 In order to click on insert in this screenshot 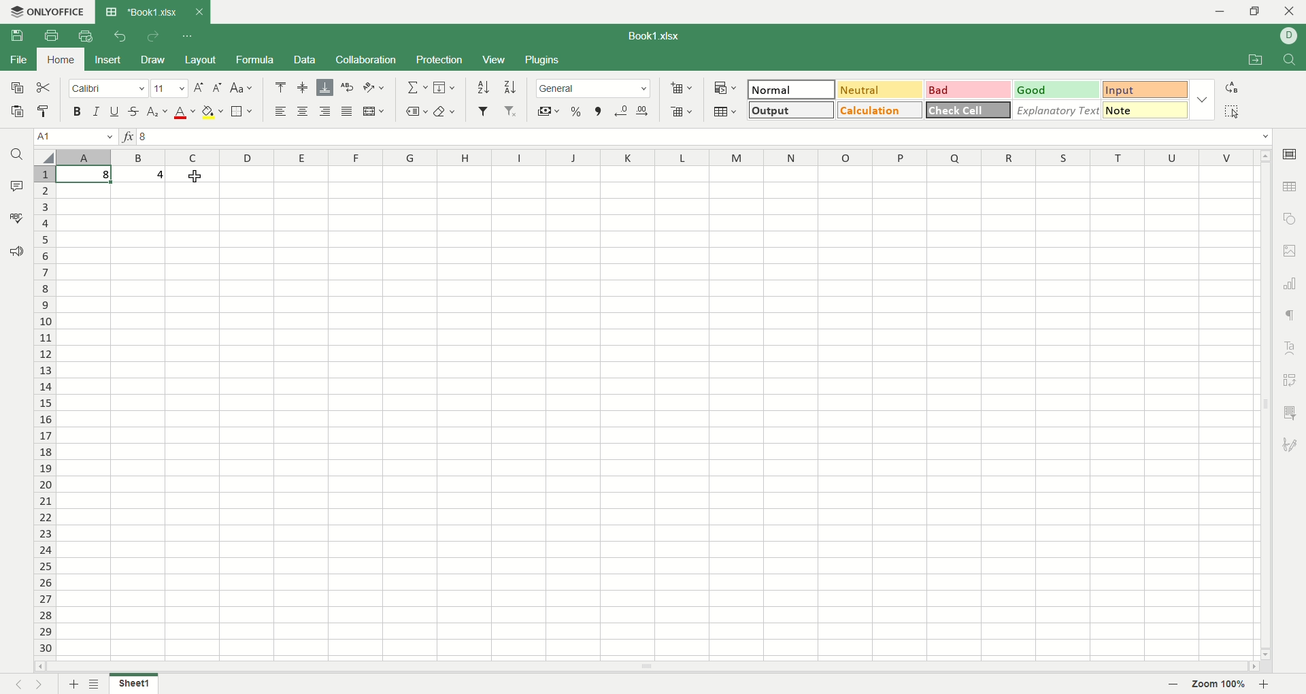, I will do `click(107, 61)`.